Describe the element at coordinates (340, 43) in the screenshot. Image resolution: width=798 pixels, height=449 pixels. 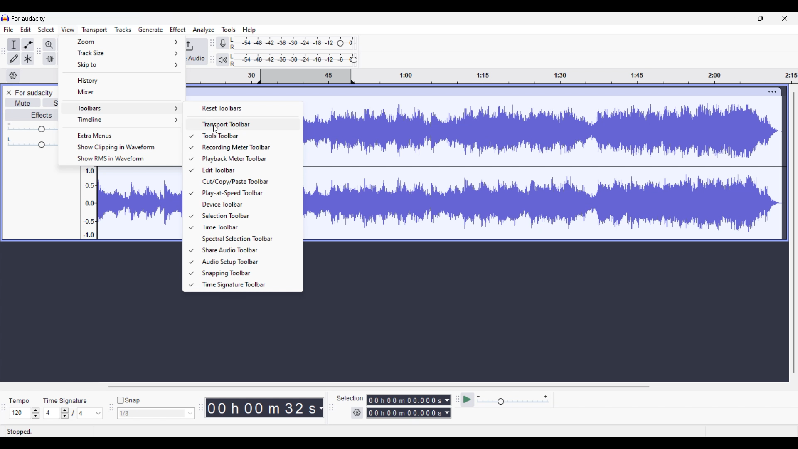
I see `Header to change recording level` at that location.